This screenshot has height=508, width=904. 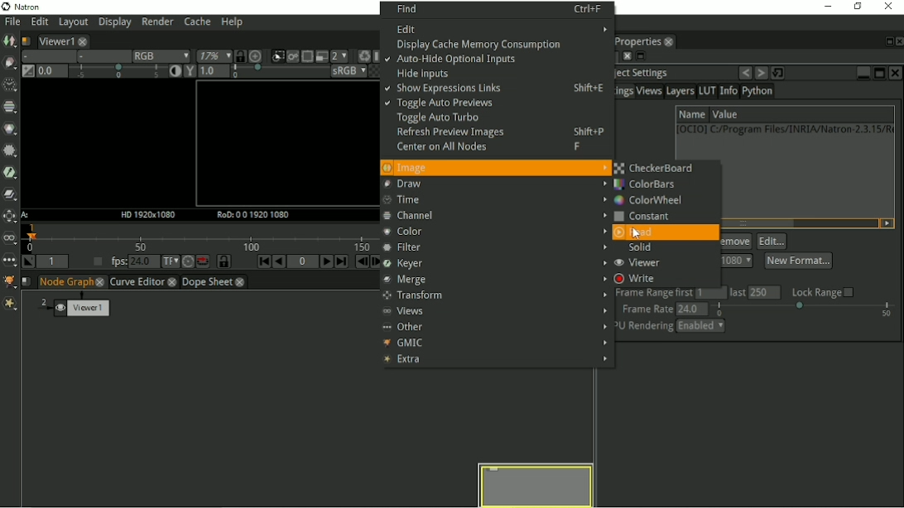 What do you see at coordinates (500, 148) in the screenshot?
I see `Center on all nodes` at bounding box center [500, 148].